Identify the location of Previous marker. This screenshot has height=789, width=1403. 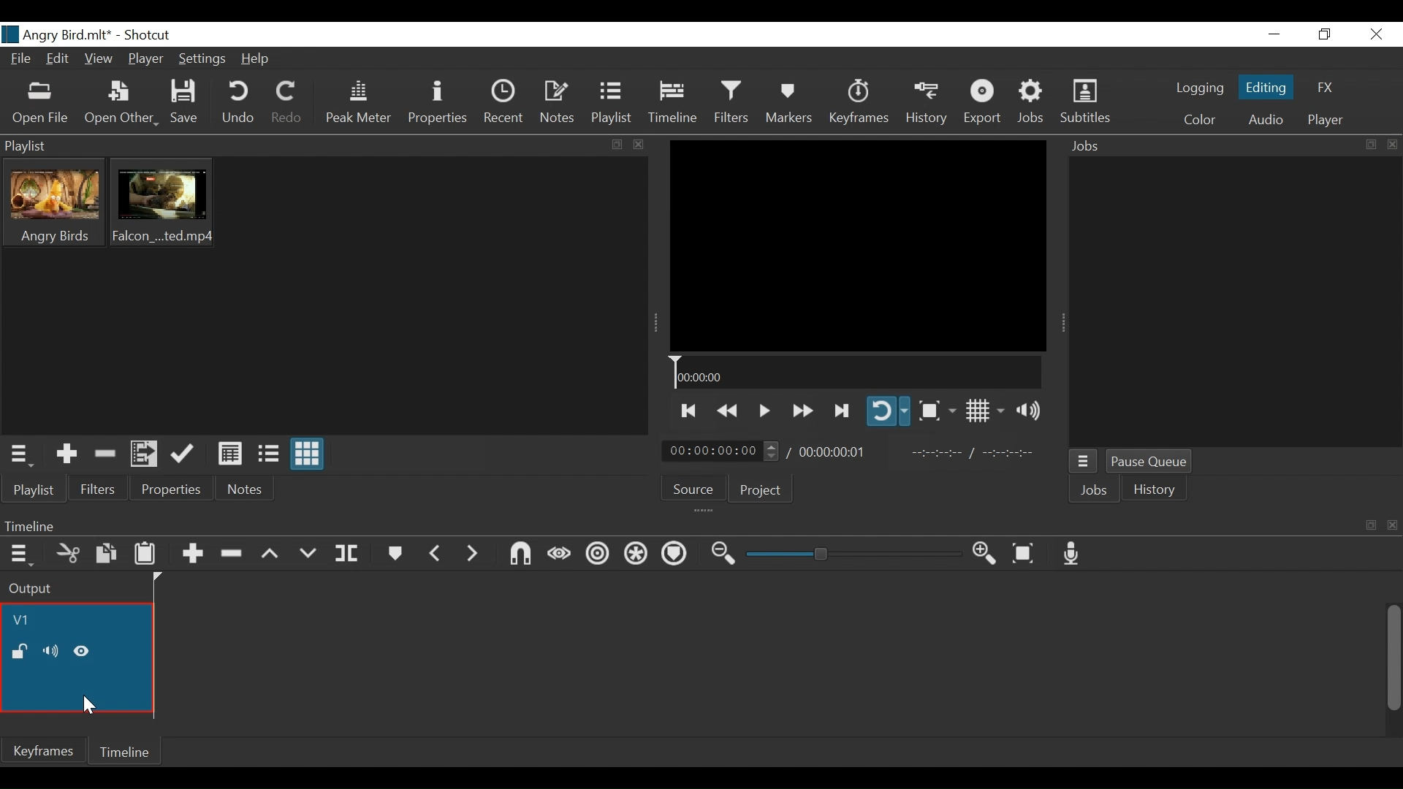
(437, 554).